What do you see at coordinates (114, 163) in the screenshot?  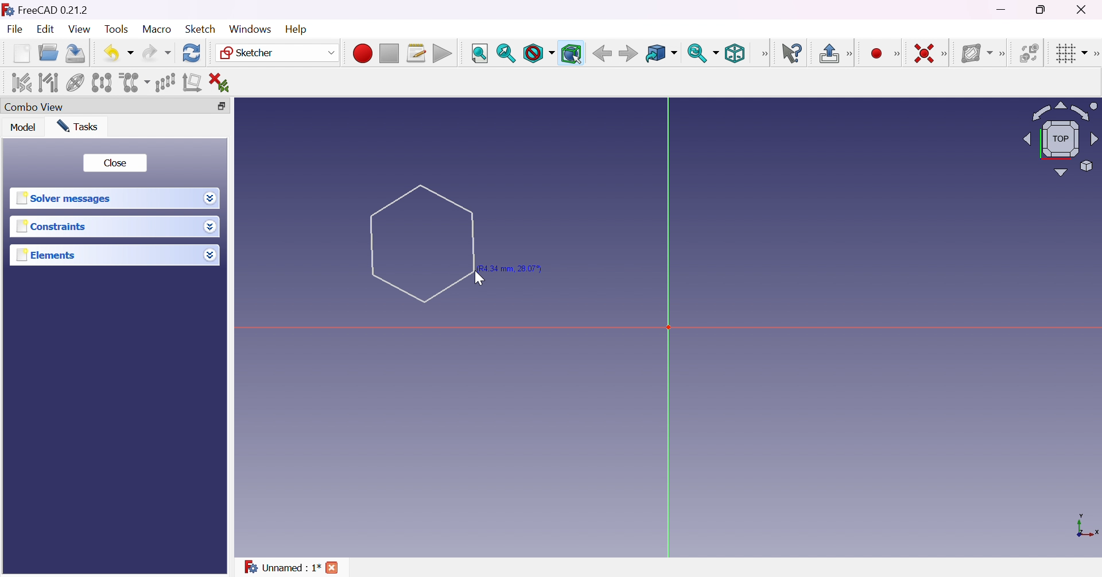 I see `Close` at bounding box center [114, 163].